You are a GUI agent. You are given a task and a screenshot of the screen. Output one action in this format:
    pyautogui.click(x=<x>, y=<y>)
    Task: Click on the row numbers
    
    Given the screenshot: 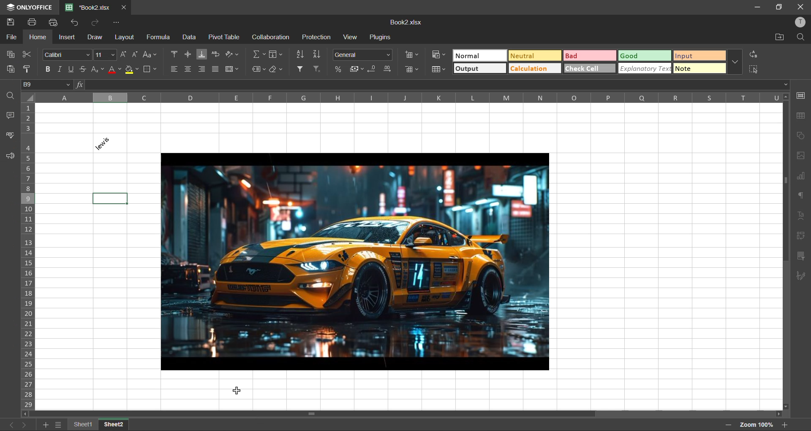 What is the action you would take?
    pyautogui.click(x=27, y=256)
    